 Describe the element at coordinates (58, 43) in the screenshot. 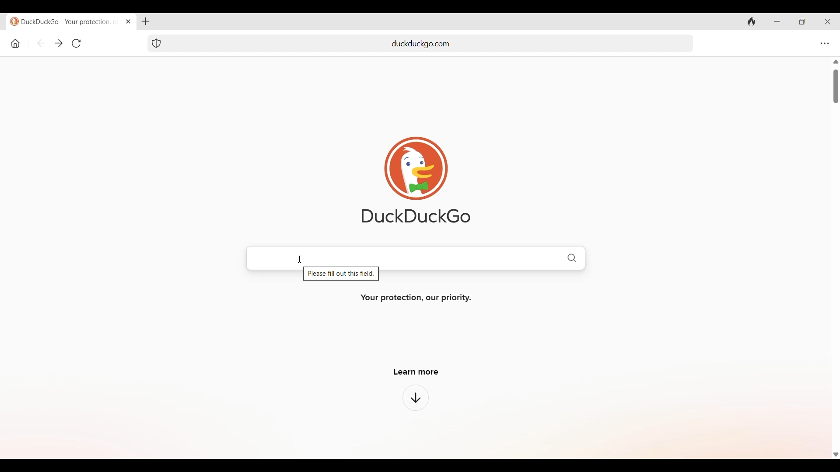

I see `Go forward ` at that location.